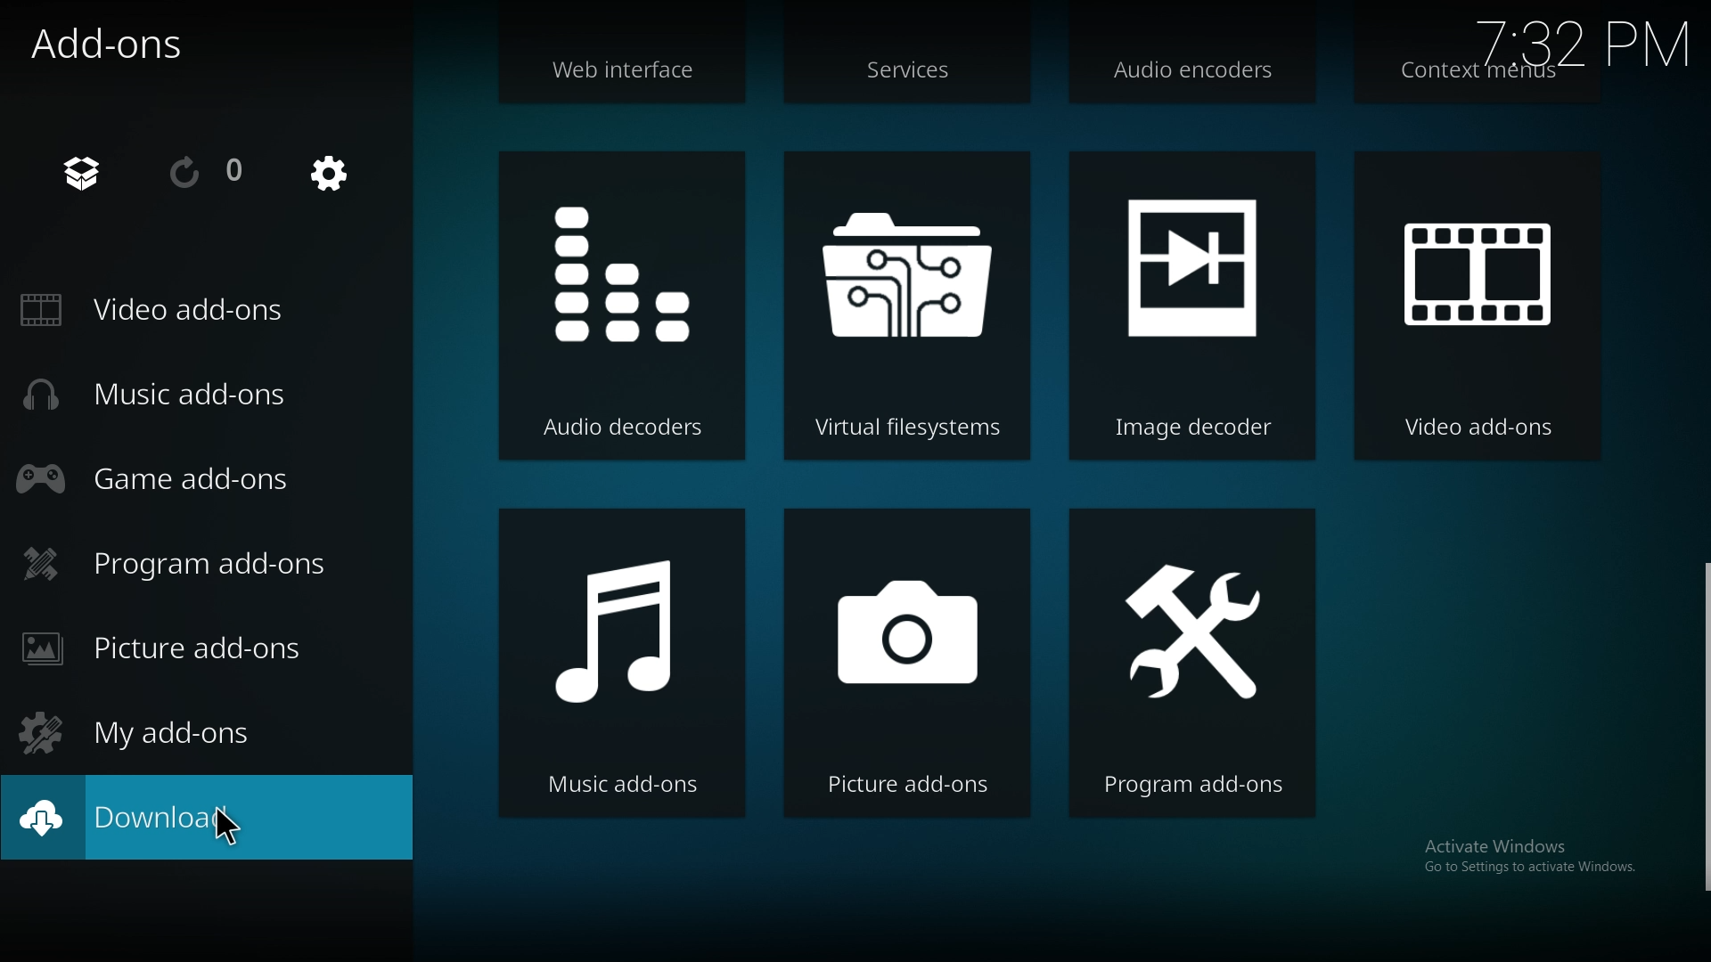 The width and height of the screenshot is (1711, 962). I want to click on picture add ons, so click(185, 648).